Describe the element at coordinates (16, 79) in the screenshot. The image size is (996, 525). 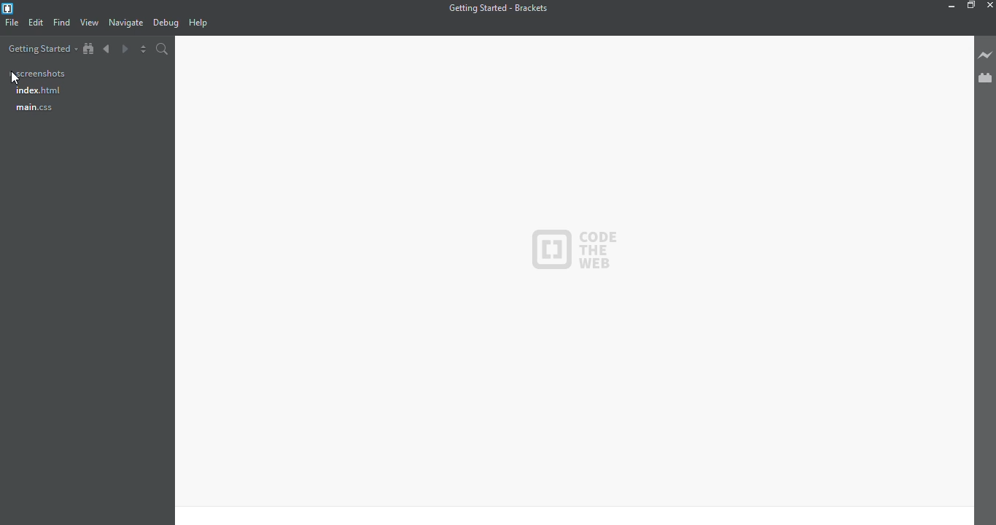
I see `cursor` at that location.